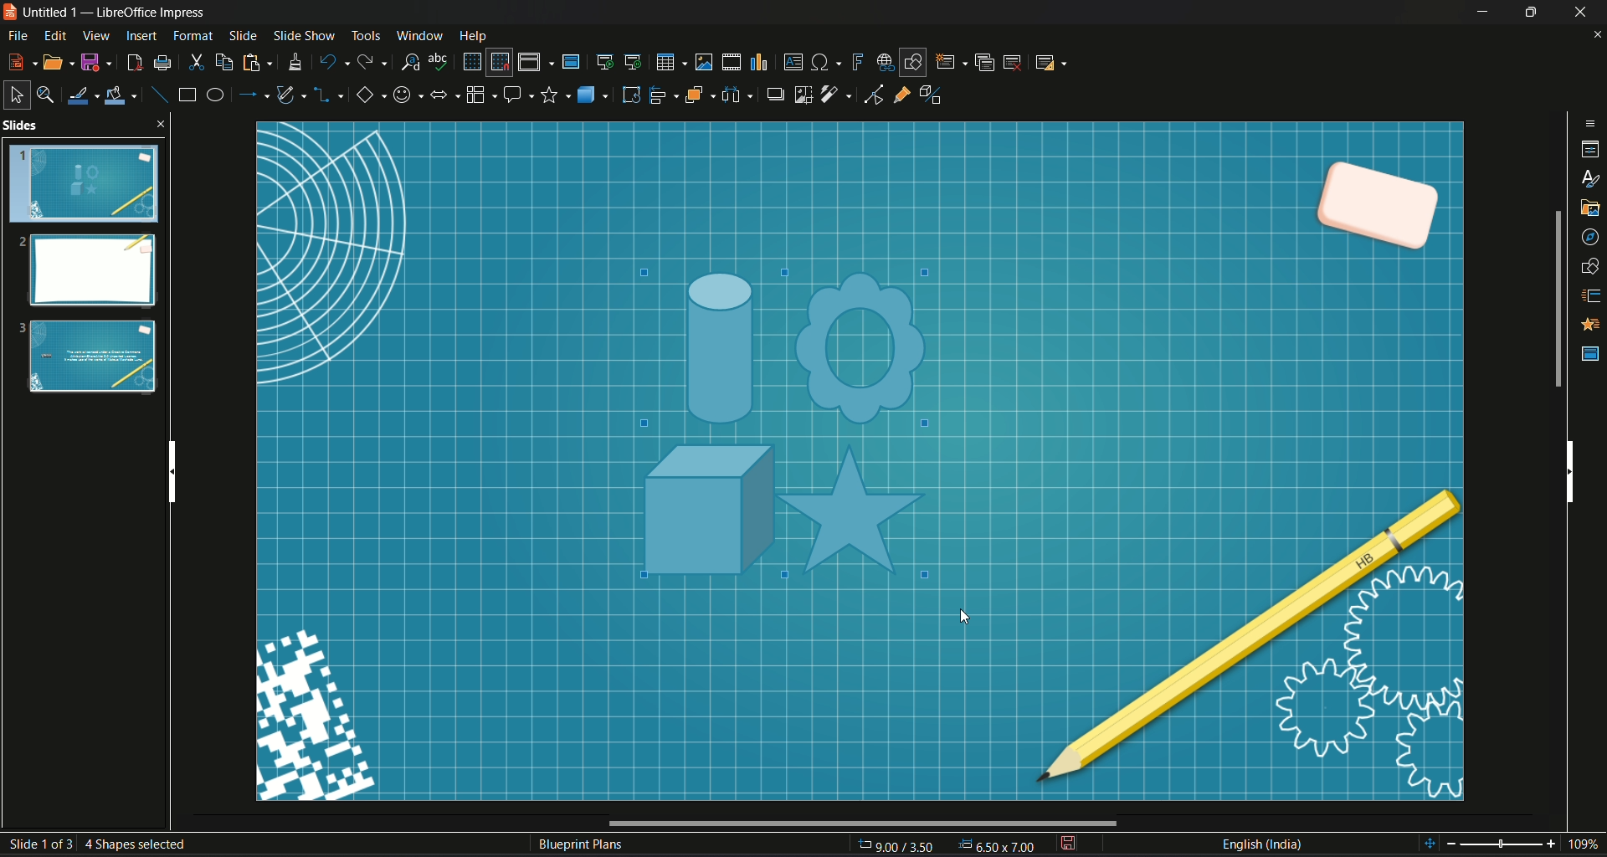 This screenshot has height=857, width=1607. I want to click on master slide, so click(1591, 354).